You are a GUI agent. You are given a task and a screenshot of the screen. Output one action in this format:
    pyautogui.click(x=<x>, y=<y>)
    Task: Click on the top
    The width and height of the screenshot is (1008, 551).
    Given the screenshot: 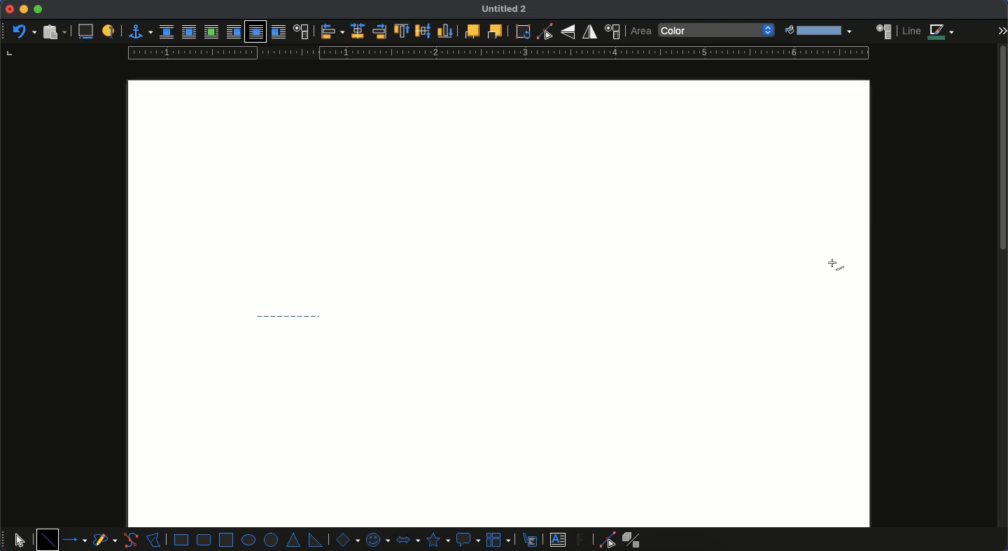 What is the action you would take?
    pyautogui.click(x=402, y=31)
    